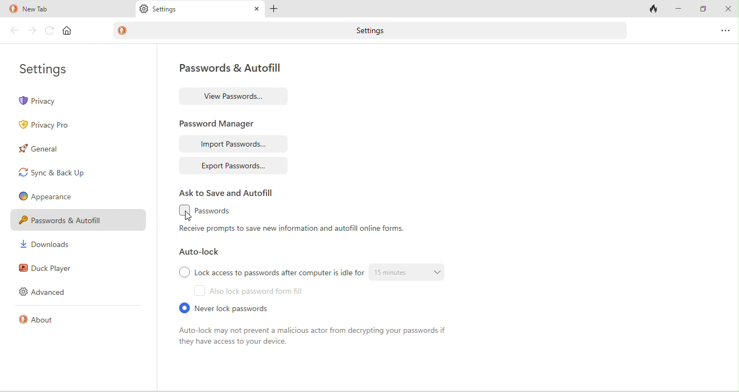 This screenshot has height=392, width=739. I want to click on sync and back up, so click(59, 174).